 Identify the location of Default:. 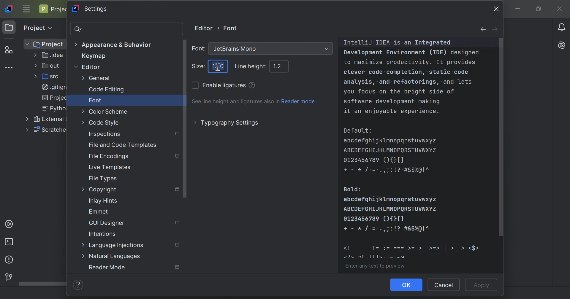
(358, 131).